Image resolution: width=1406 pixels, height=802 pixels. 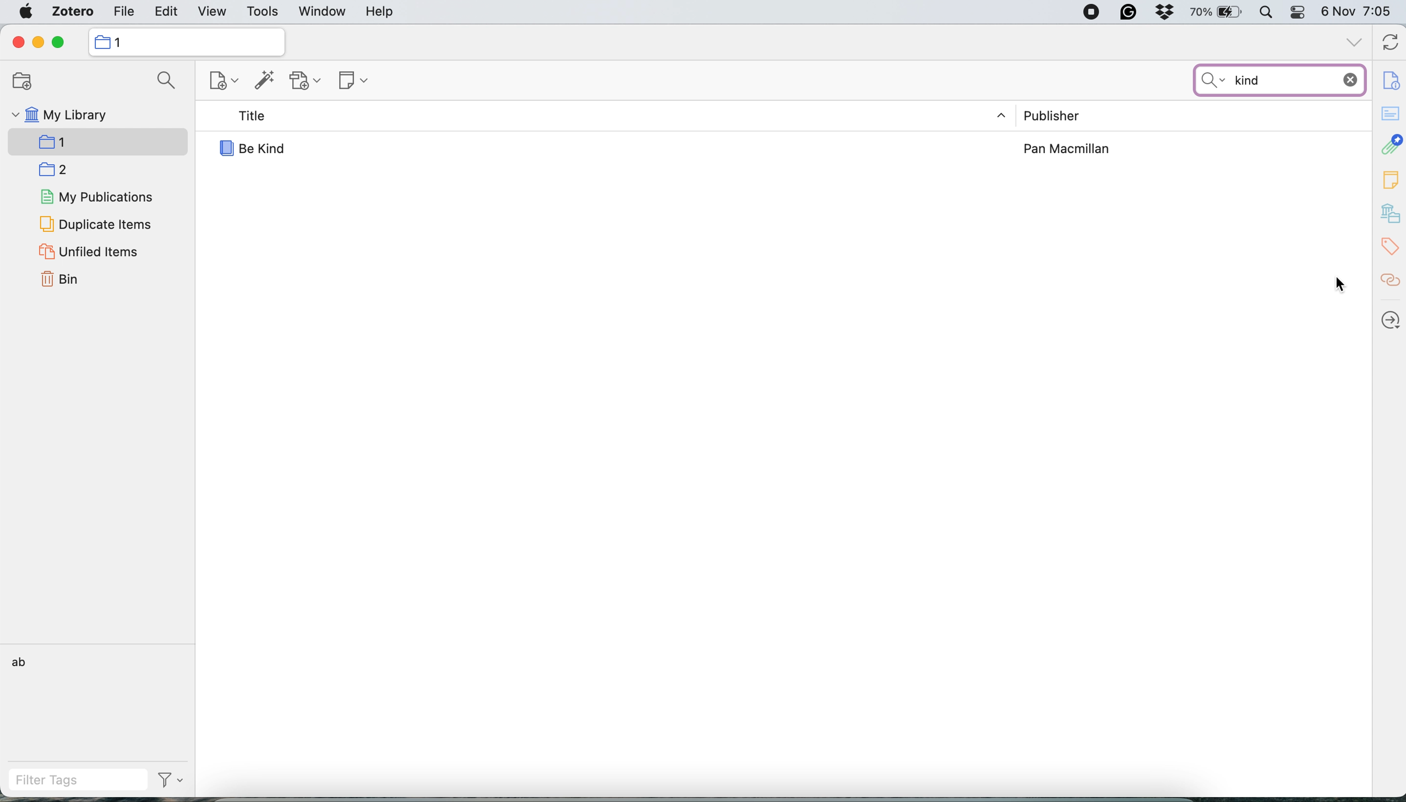 What do you see at coordinates (95, 224) in the screenshot?
I see `duplicate items` at bounding box center [95, 224].